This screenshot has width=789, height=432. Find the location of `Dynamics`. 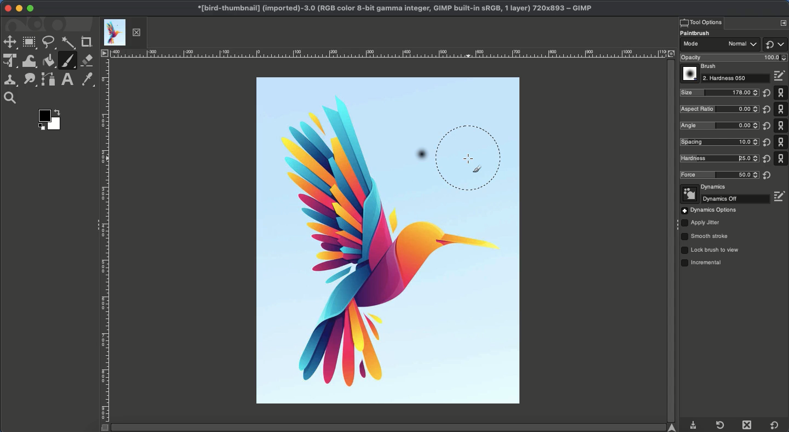

Dynamics is located at coordinates (705, 187).